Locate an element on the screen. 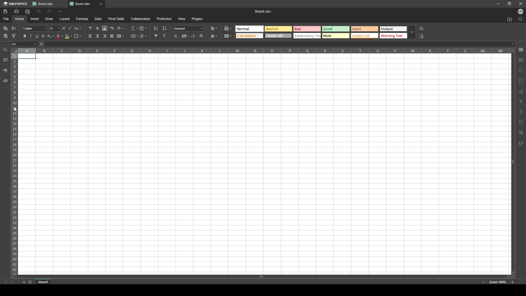  Check cell is located at coordinates (278, 35).